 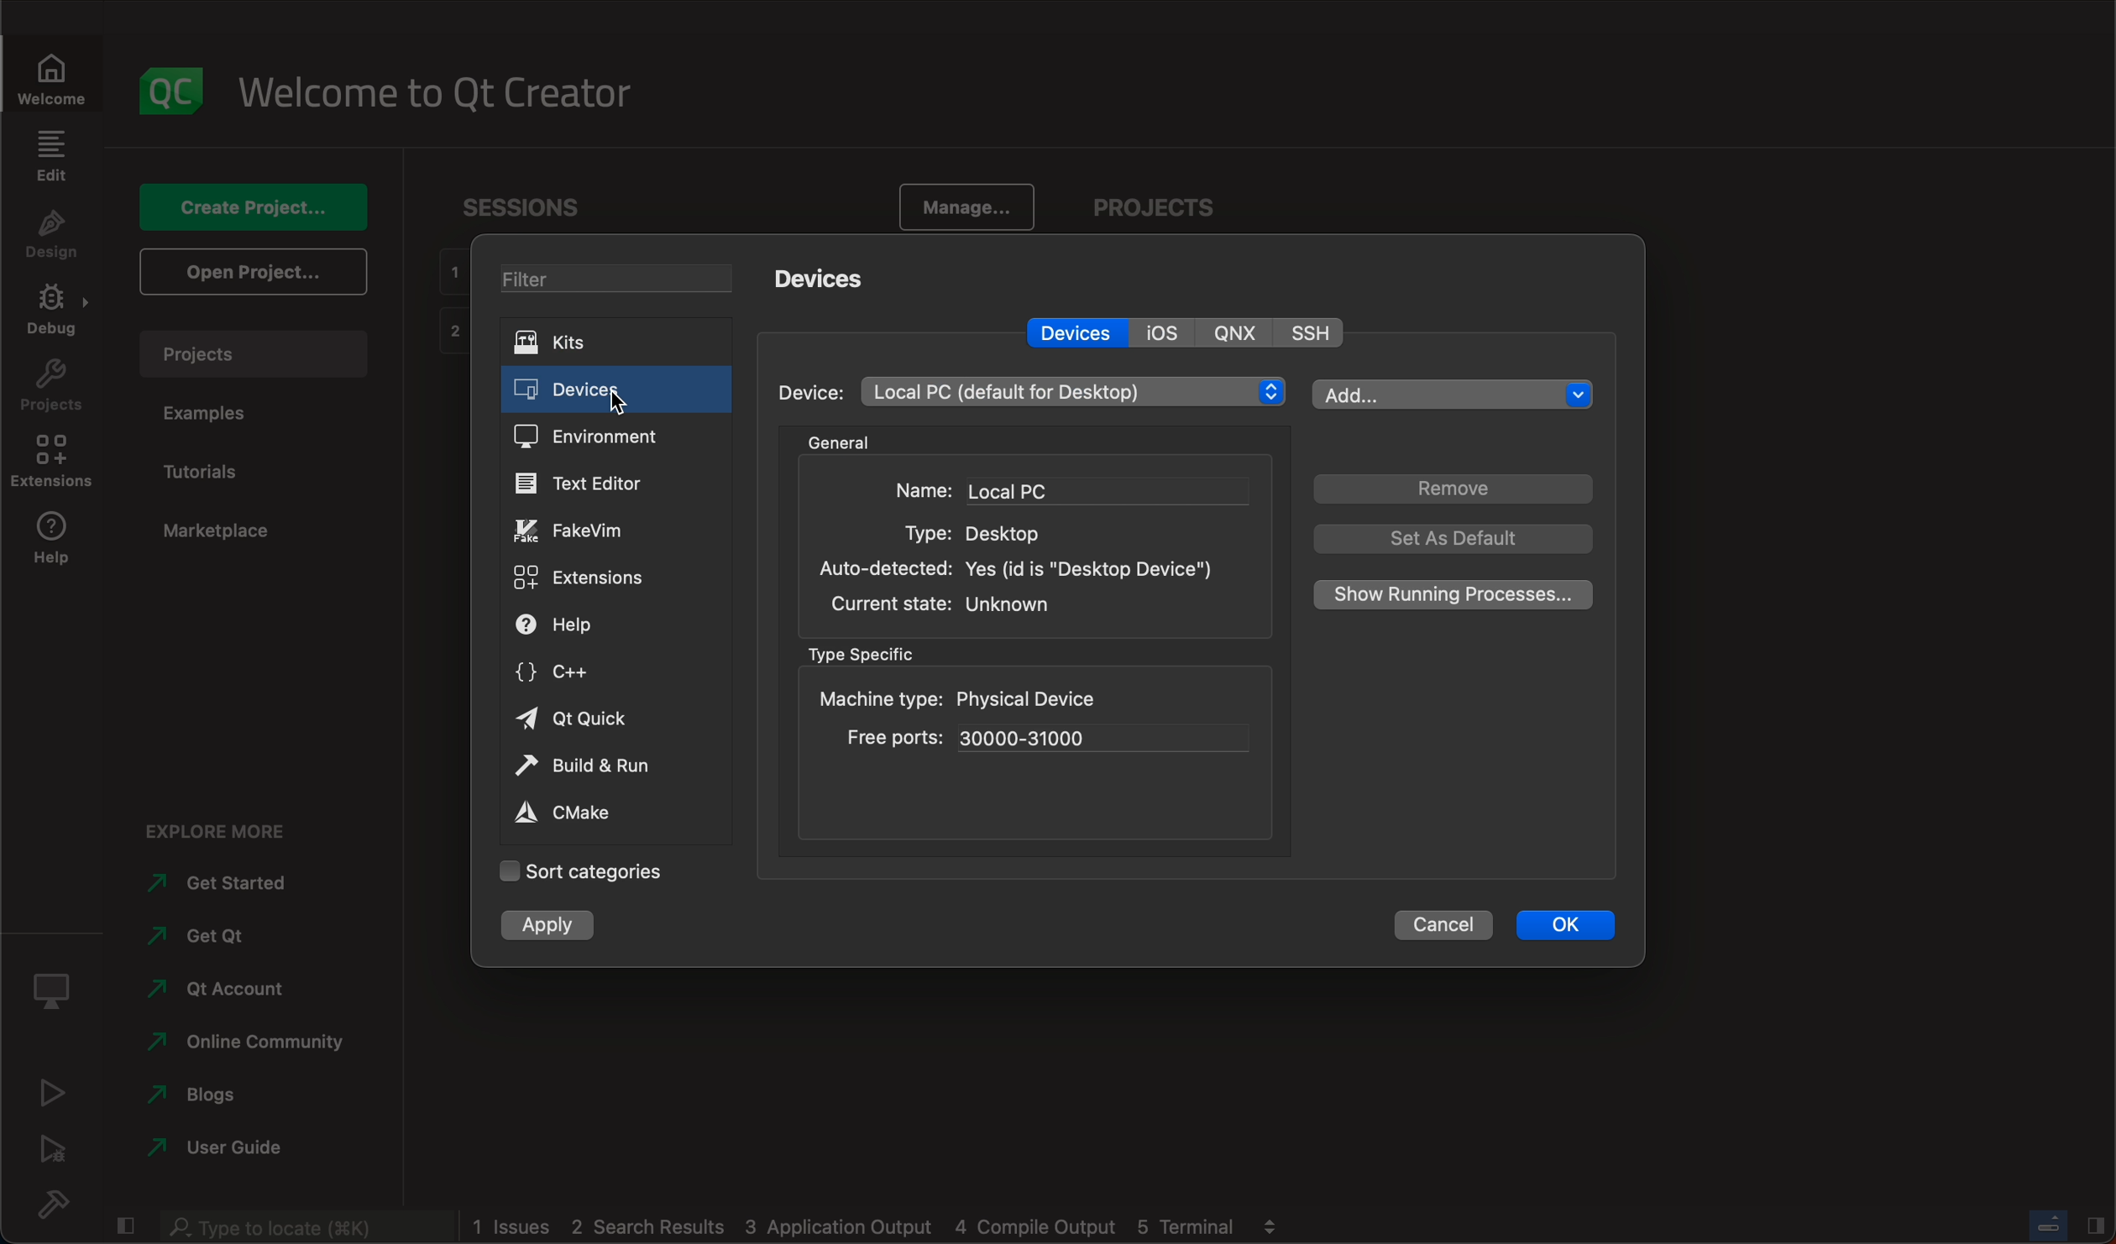 I want to click on qt quick, so click(x=593, y=721).